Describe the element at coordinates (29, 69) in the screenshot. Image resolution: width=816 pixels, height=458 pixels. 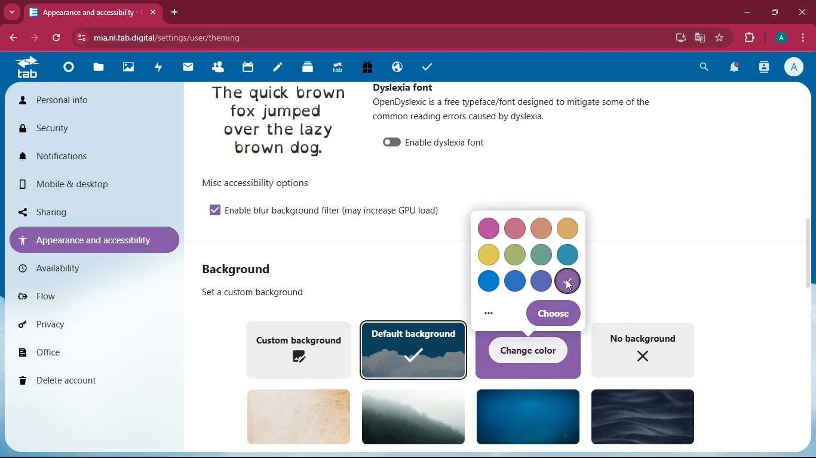
I see `tab` at that location.